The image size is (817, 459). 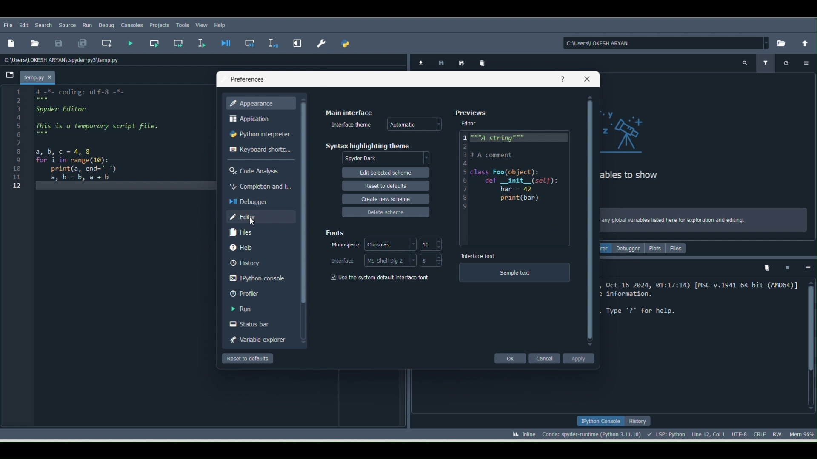 What do you see at coordinates (131, 43) in the screenshot?
I see `Run file (F5)` at bounding box center [131, 43].